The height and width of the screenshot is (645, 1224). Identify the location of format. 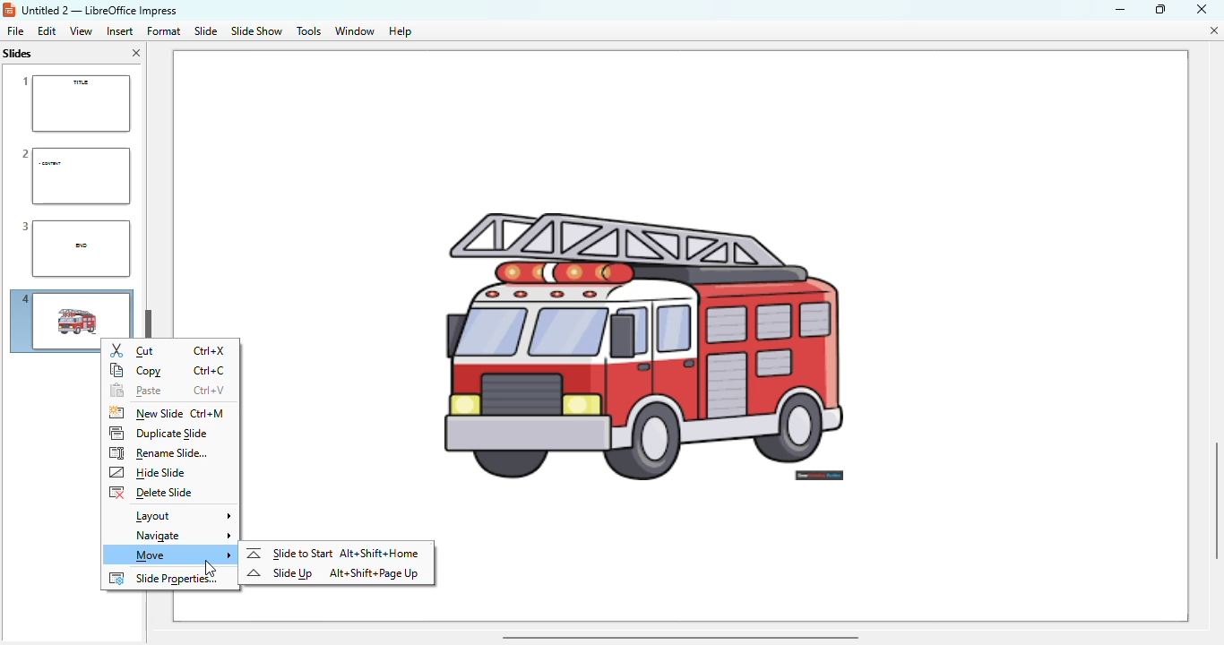
(163, 30).